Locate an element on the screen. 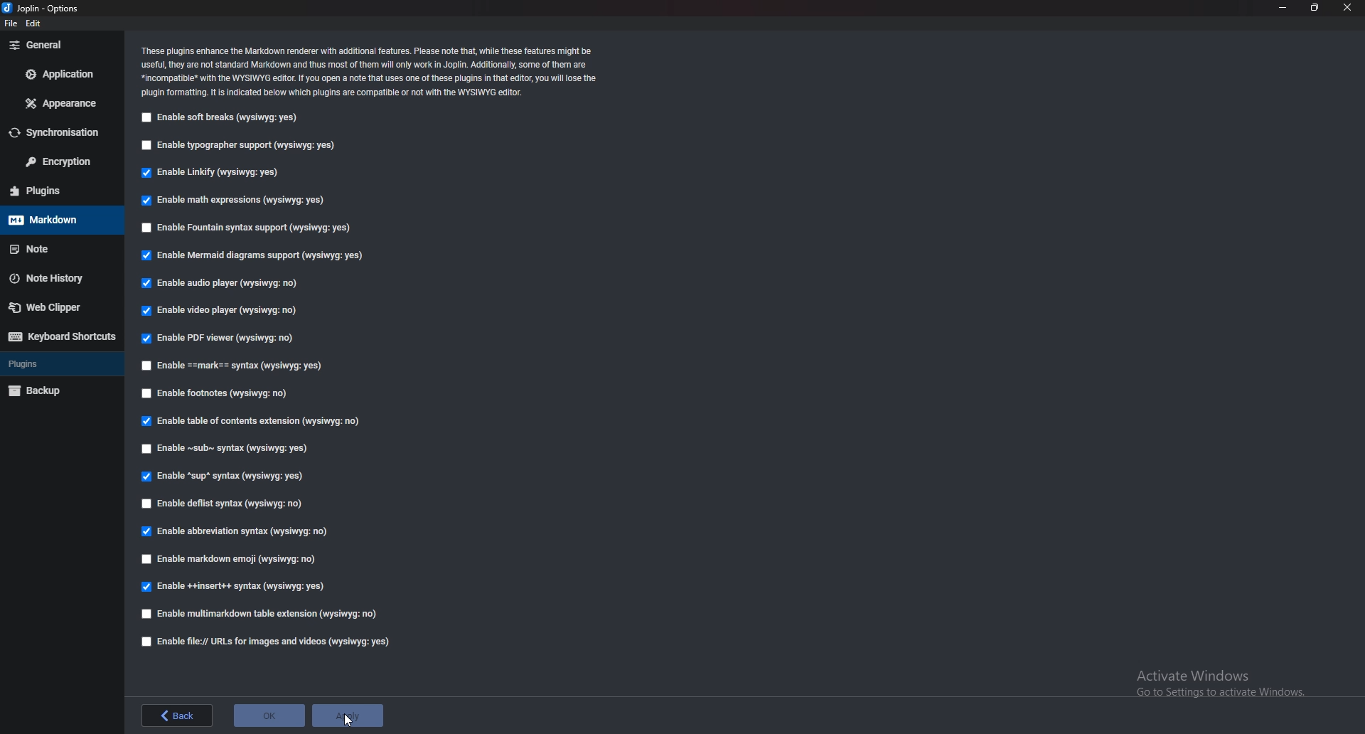 The image size is (1365, 734). backup is located at coordinates (58, 389).